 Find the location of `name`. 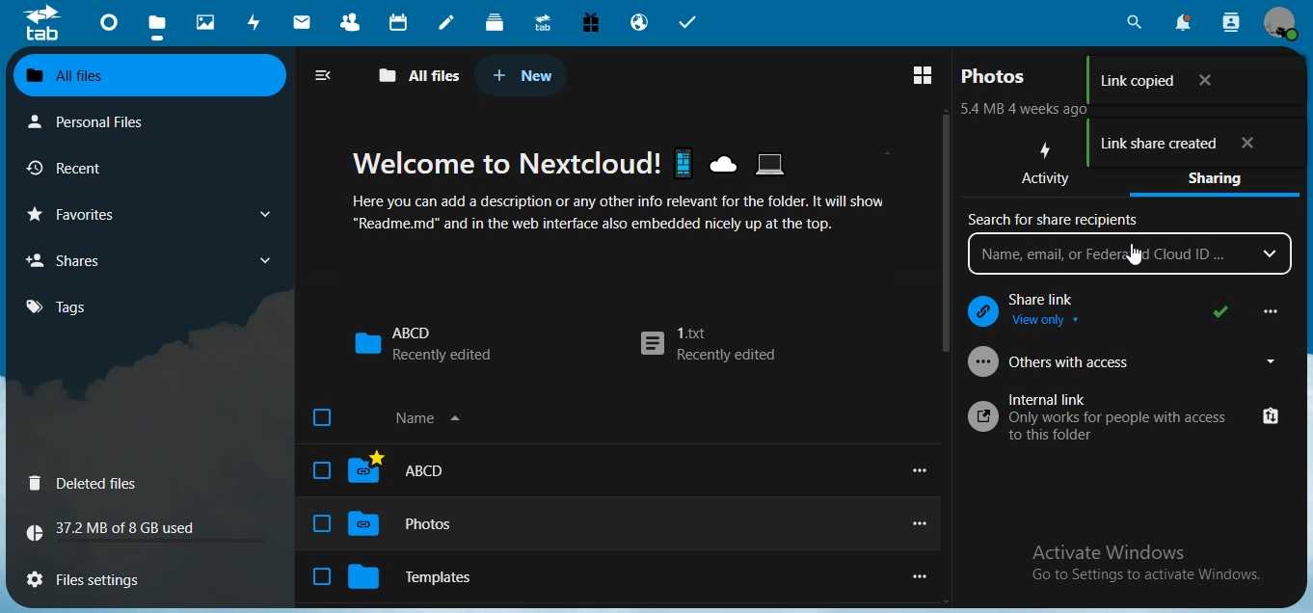

name is located at coordinates (458, 420).